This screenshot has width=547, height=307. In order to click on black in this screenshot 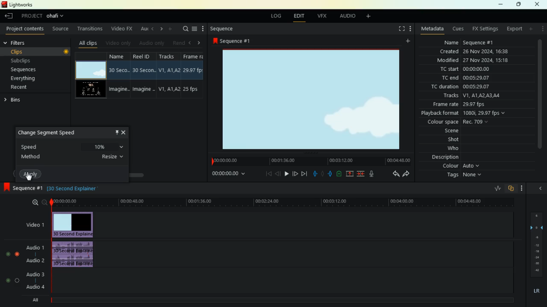, I will do `click(54, 188)`.